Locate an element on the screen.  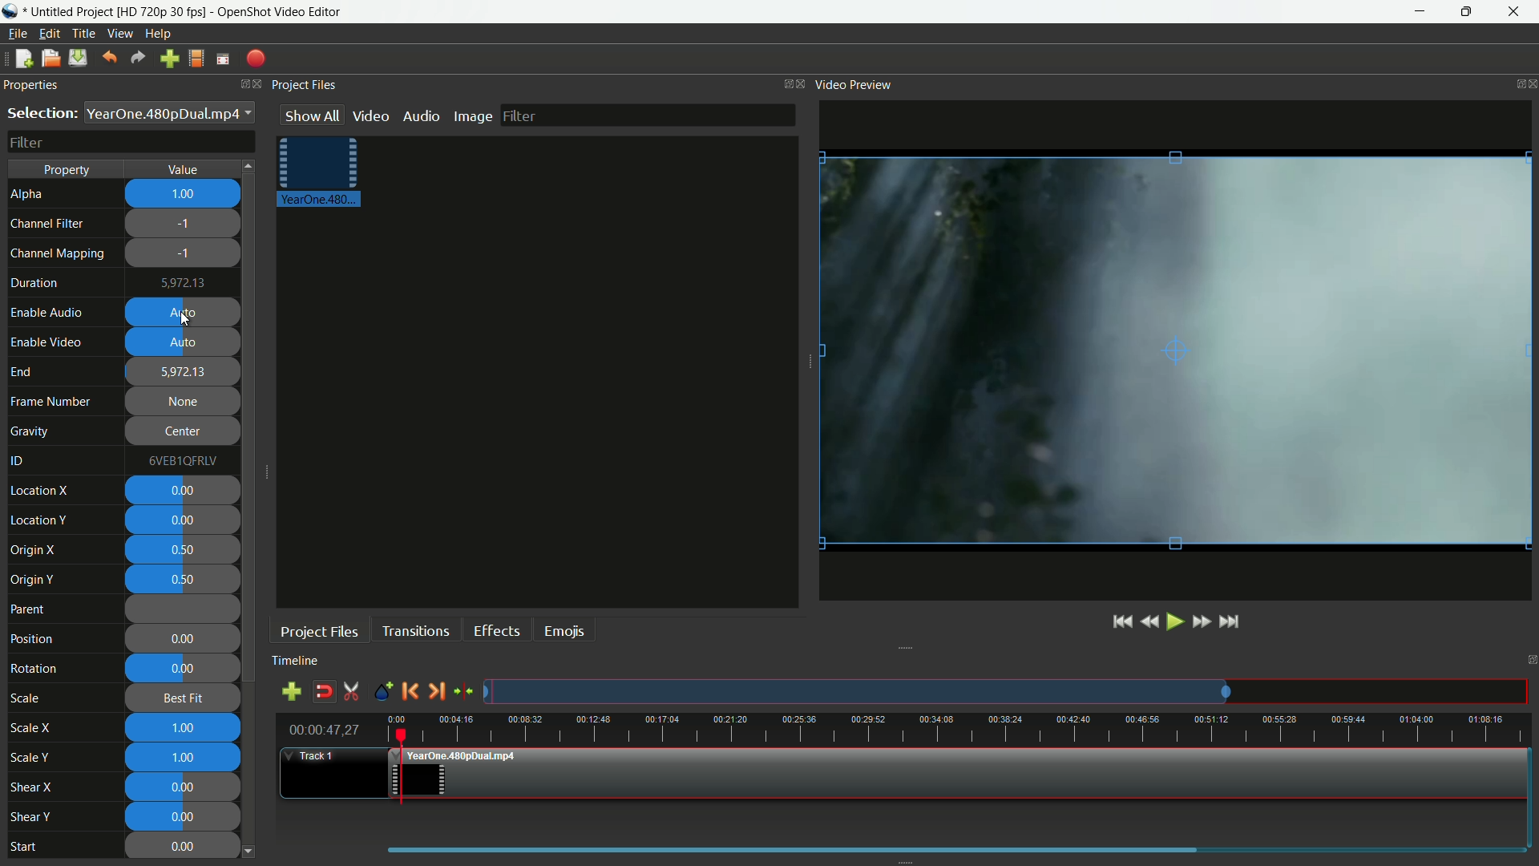
emojis is located at coordinates (562, 629).